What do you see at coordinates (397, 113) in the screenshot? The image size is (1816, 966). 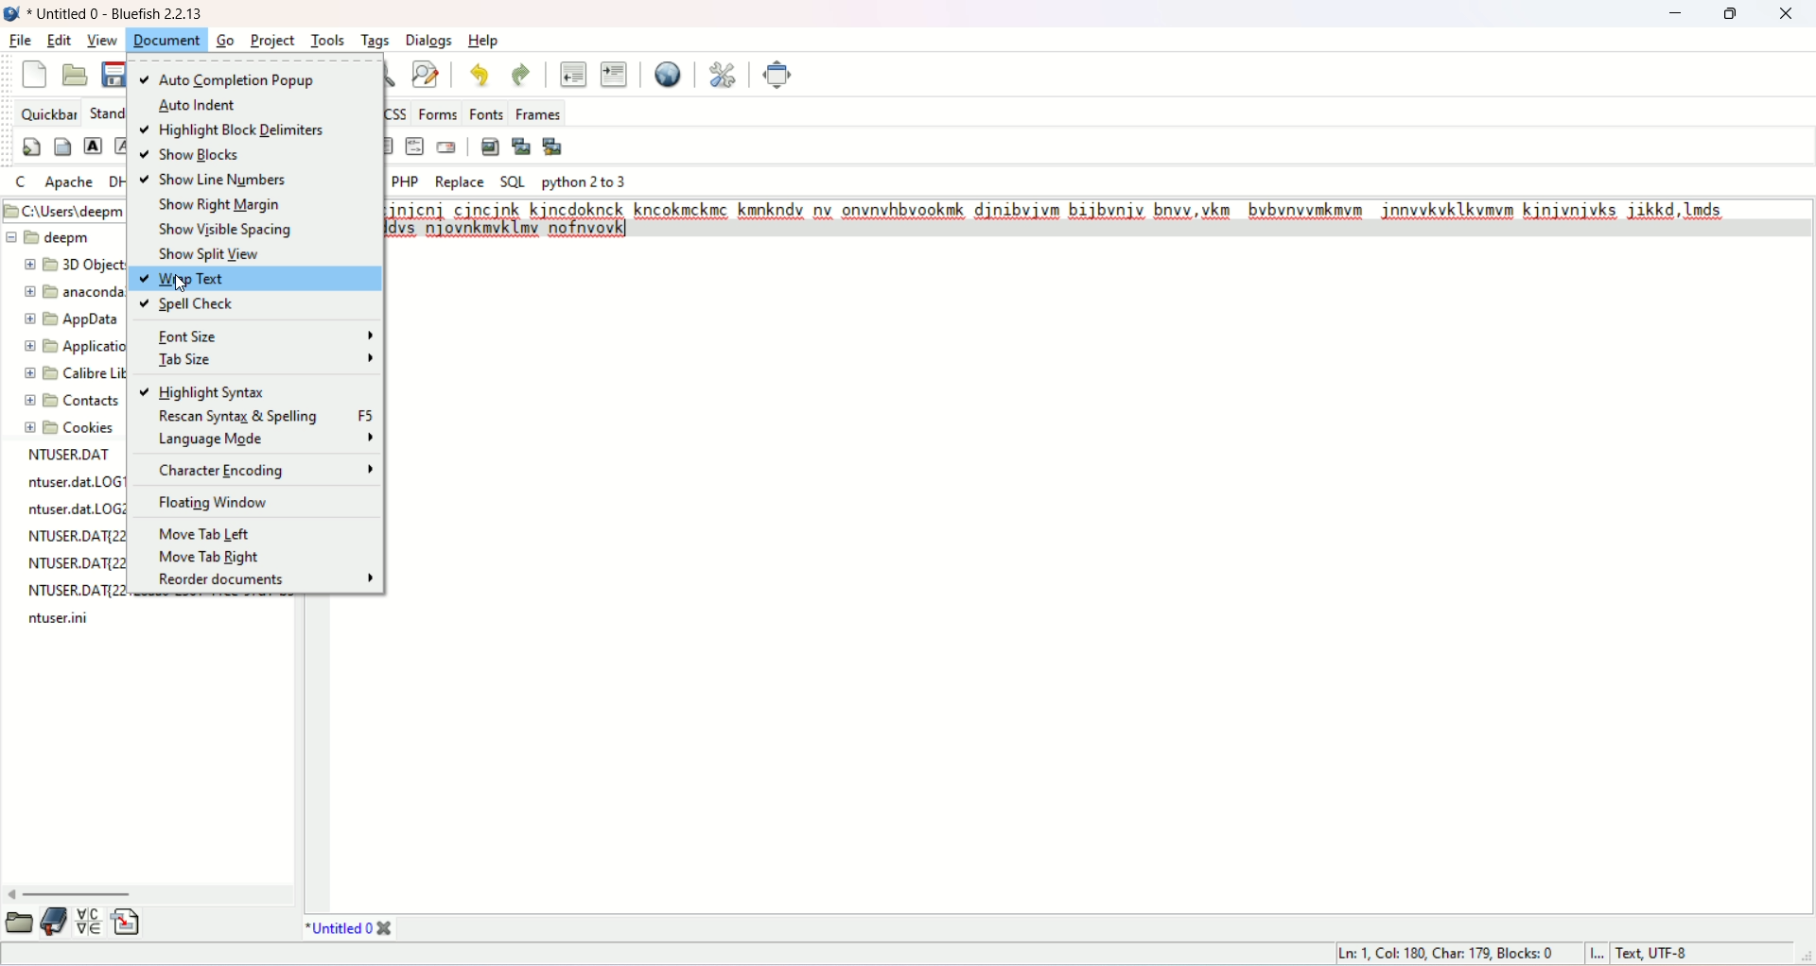 I see `CSS` at bounding box center [397, 113].